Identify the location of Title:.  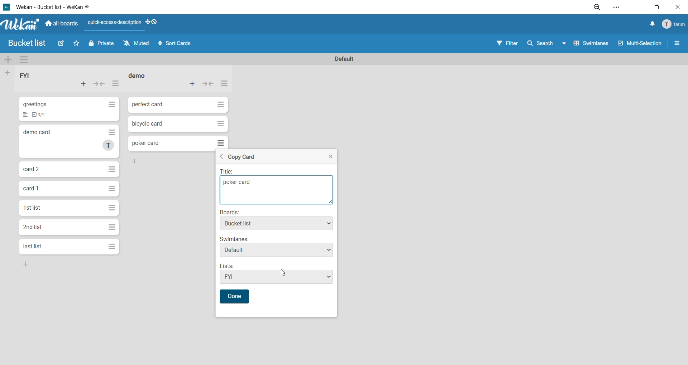
(234, 172).